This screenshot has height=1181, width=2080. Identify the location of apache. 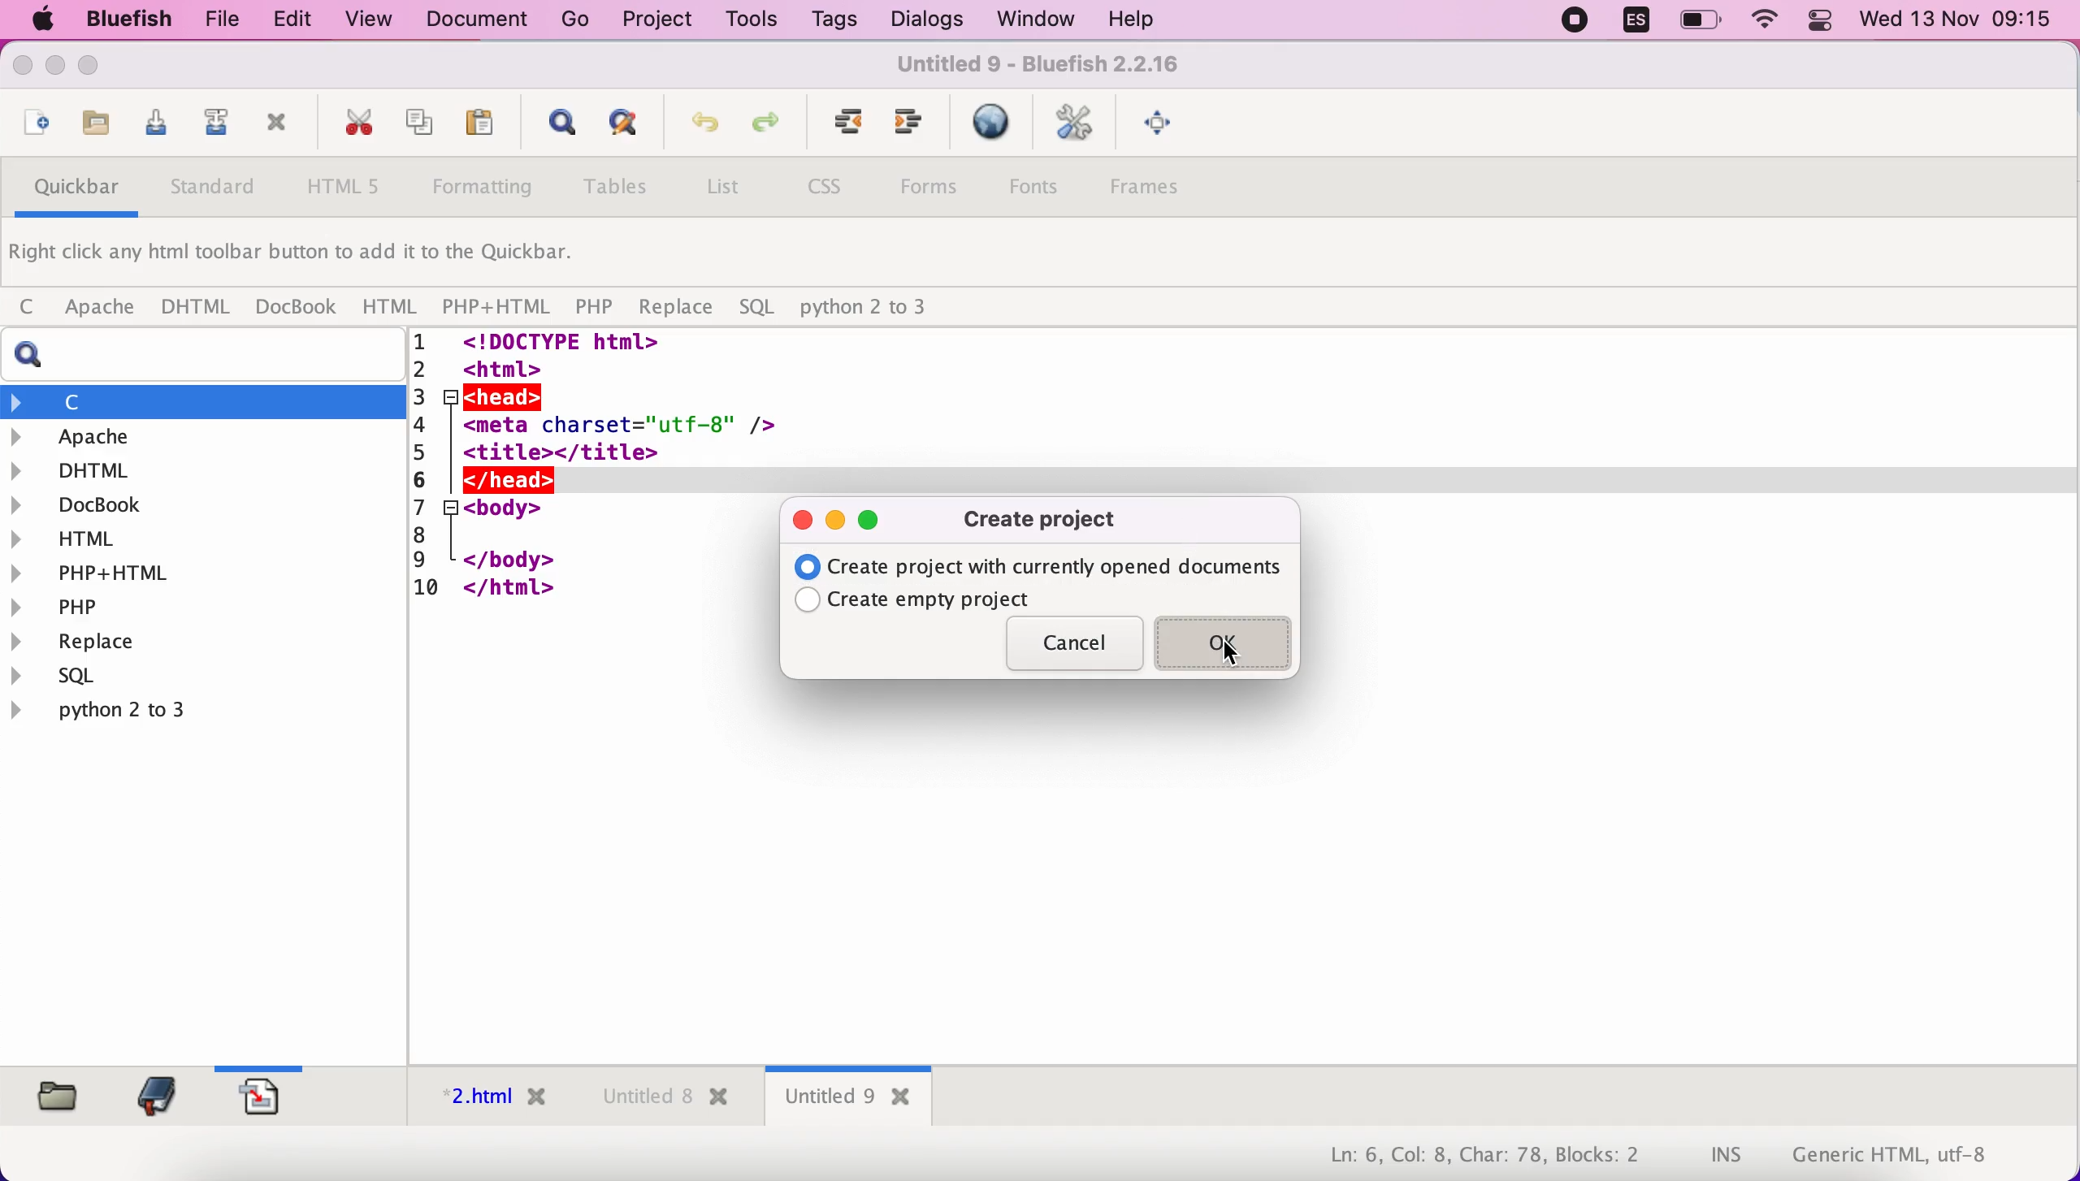
(95, 308).